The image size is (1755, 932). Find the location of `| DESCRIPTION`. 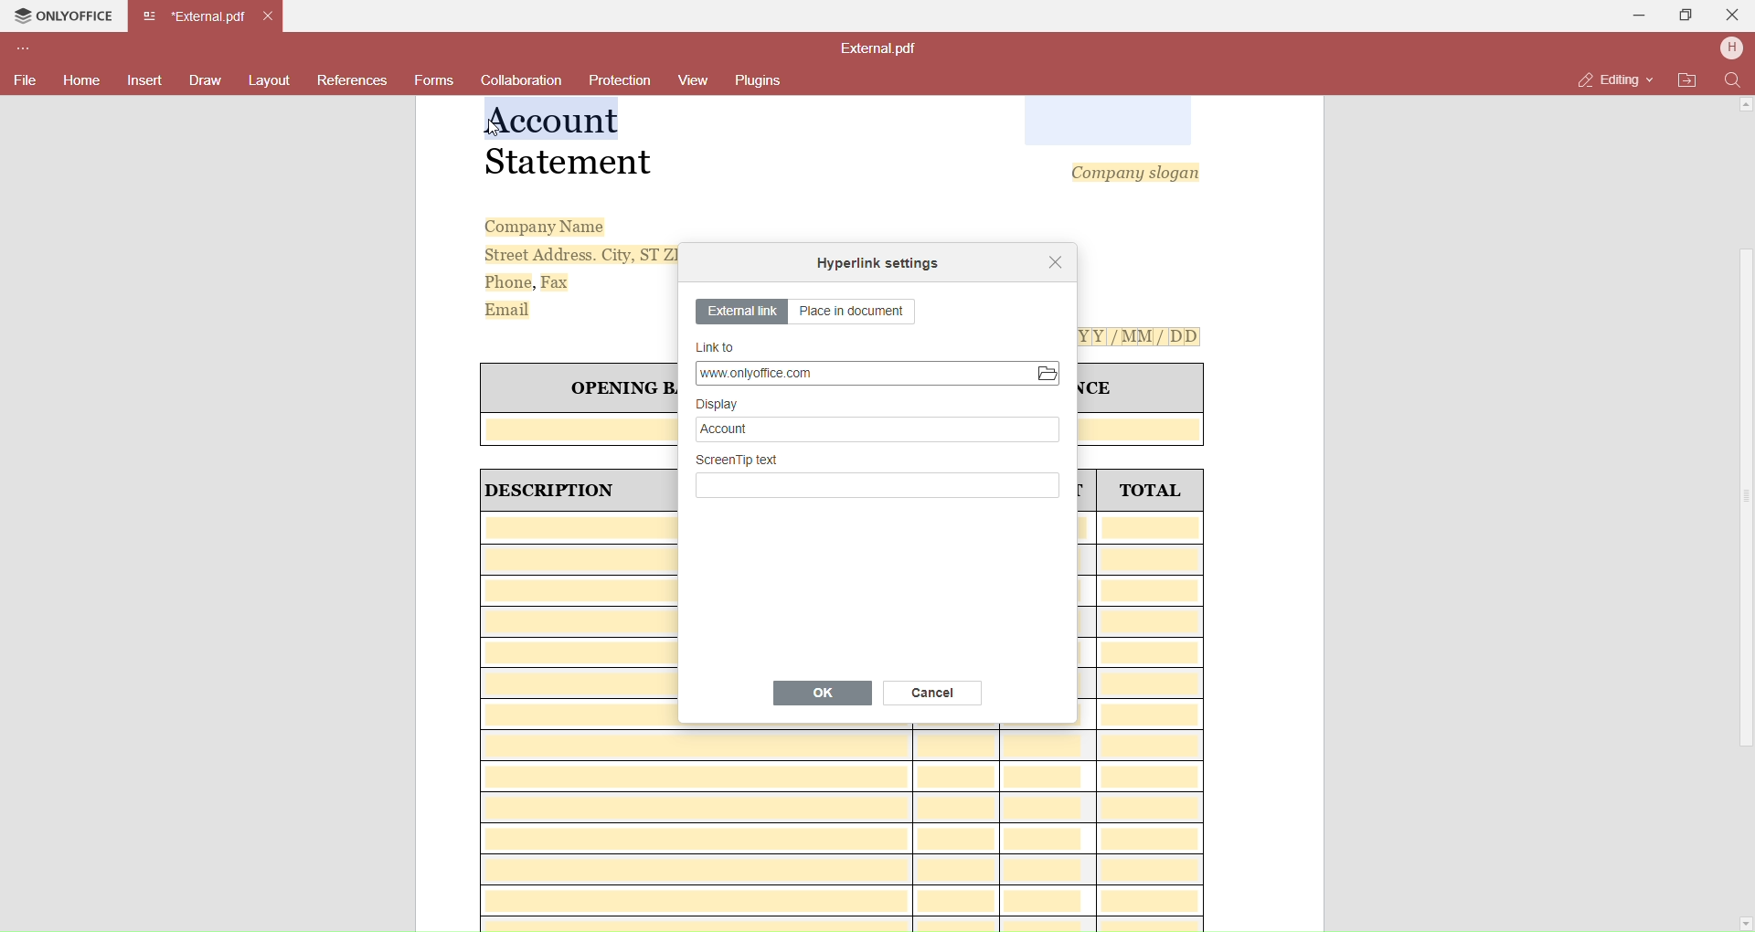

| DESCRIPTION is located at coordinates (552, 491).